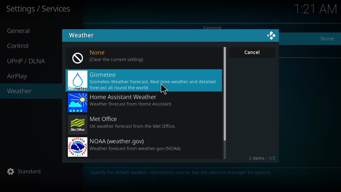  Describe the element at coordinates (225, 93) in the screenshot. I see `scroll bar` at that location.